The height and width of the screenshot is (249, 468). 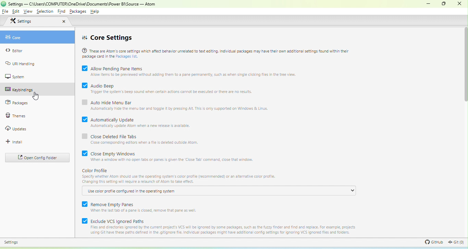 What do you see at coordinates (16, 103) in the screenshot?
I see `packages` at bounding box center [16, 103].